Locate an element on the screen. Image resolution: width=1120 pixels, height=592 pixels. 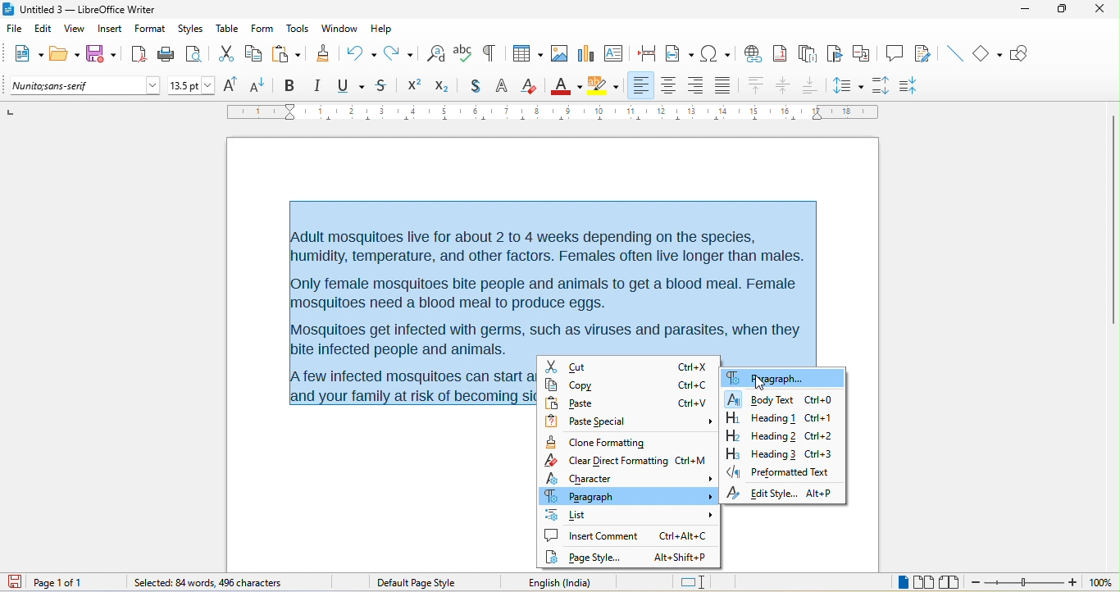
increase size is located at coordinates (228, 84).